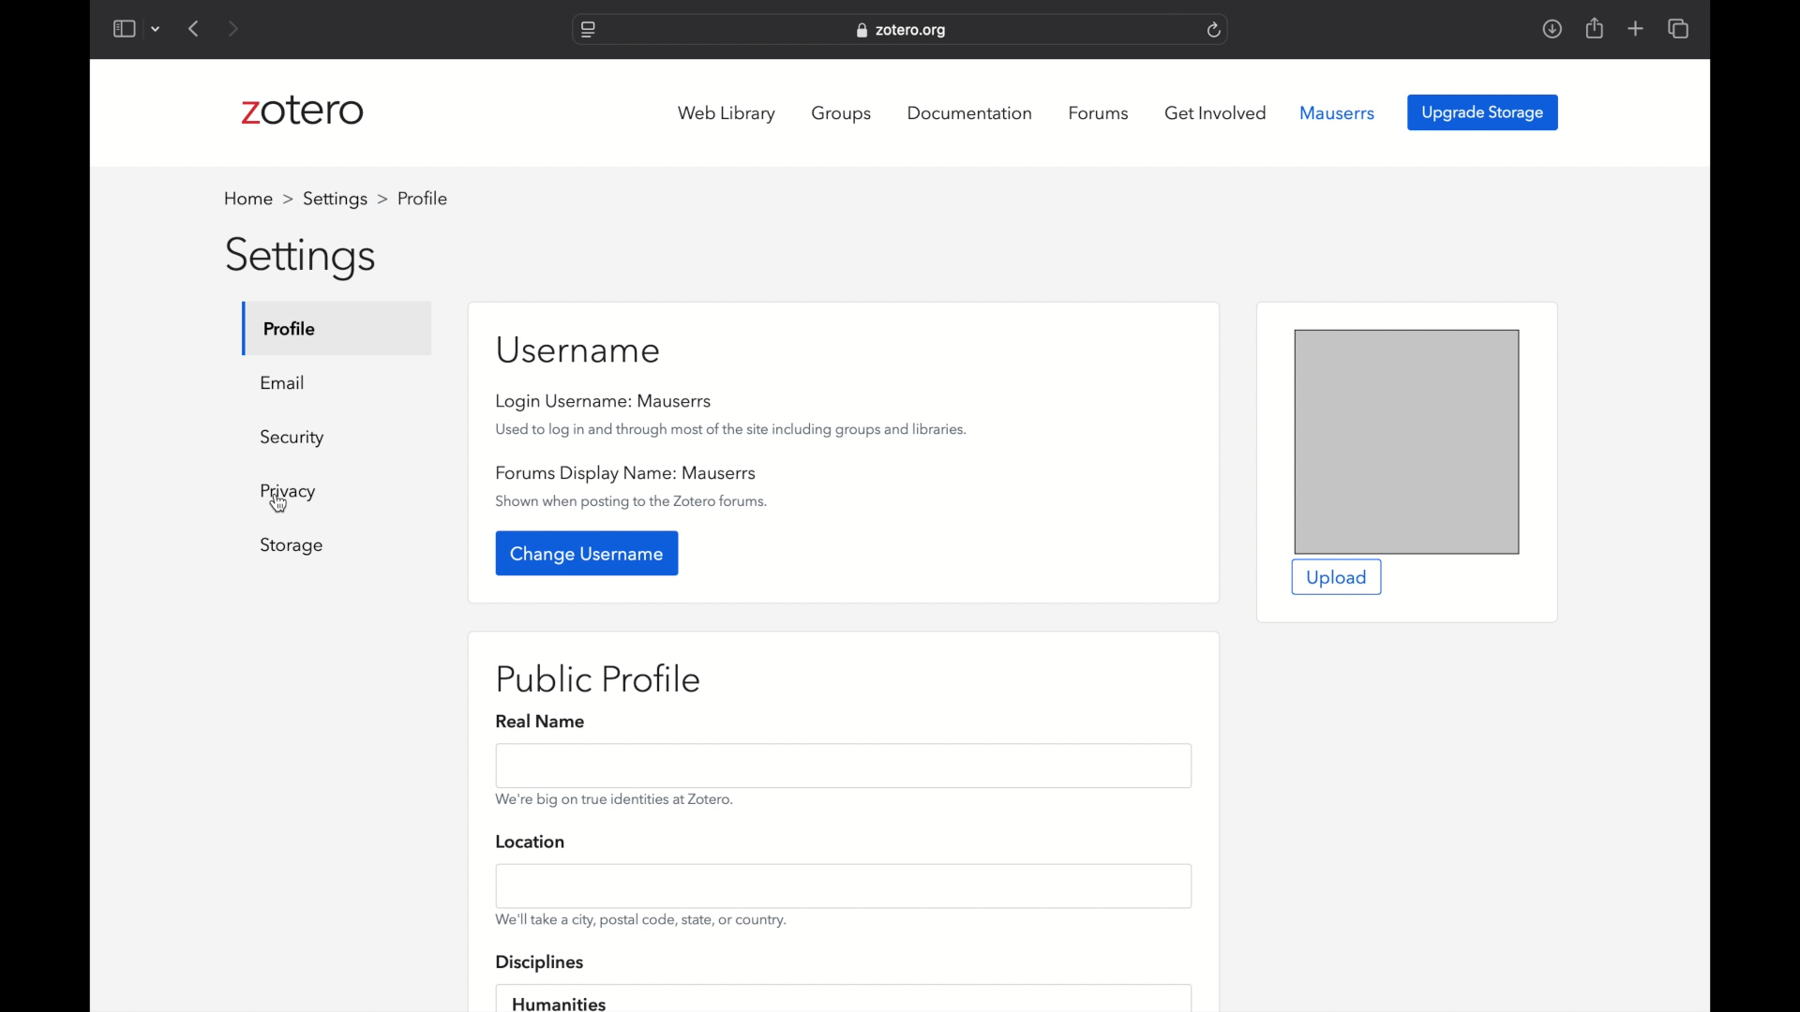 Image resolution: width=1800 pixels, height=1012 pixels. Describe the element at coordinates (541, 722) in the screenshot. I see `real name` at that location.